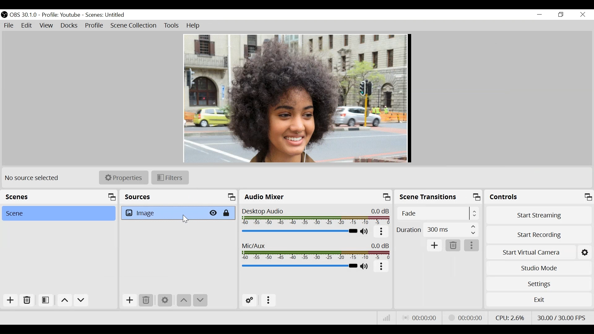 The height and width of the screenshot is (334, 594). What do you see at coordinates (183, 300) in the screenshot?
I see `Move Up` at bounding box center [183, 300].